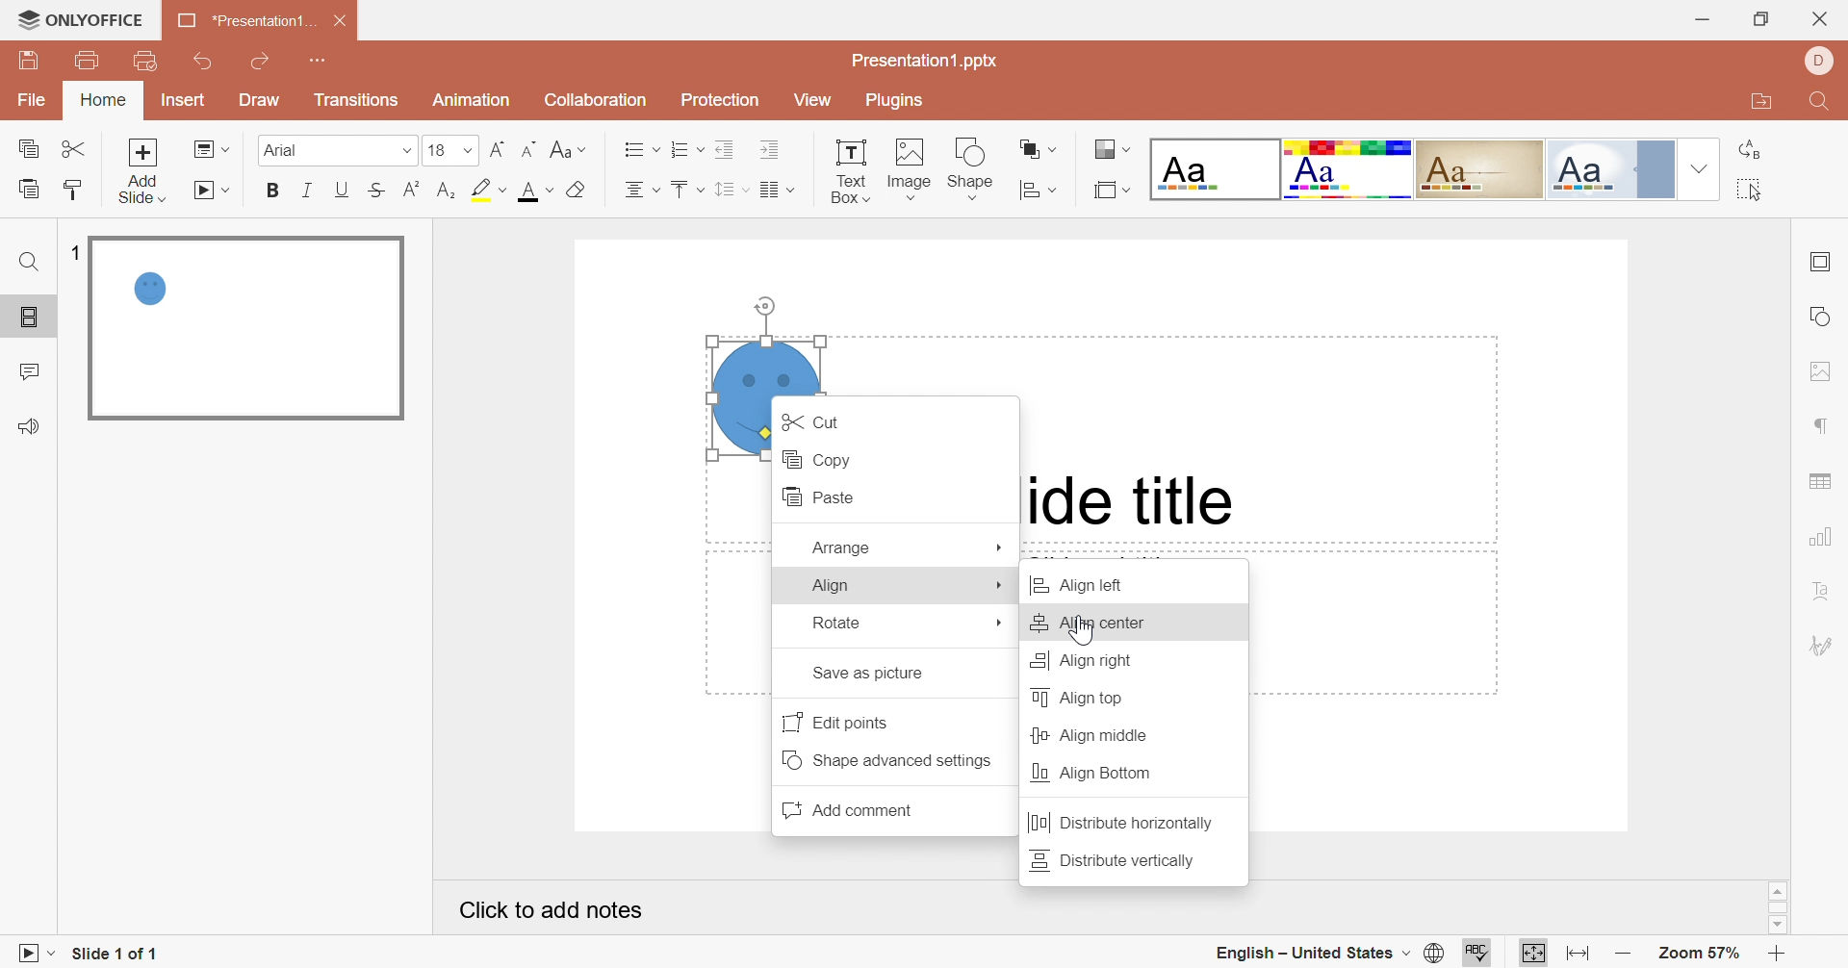 This screenshot has width=1848, height=968. I want to click on More, so click(1001, 625).